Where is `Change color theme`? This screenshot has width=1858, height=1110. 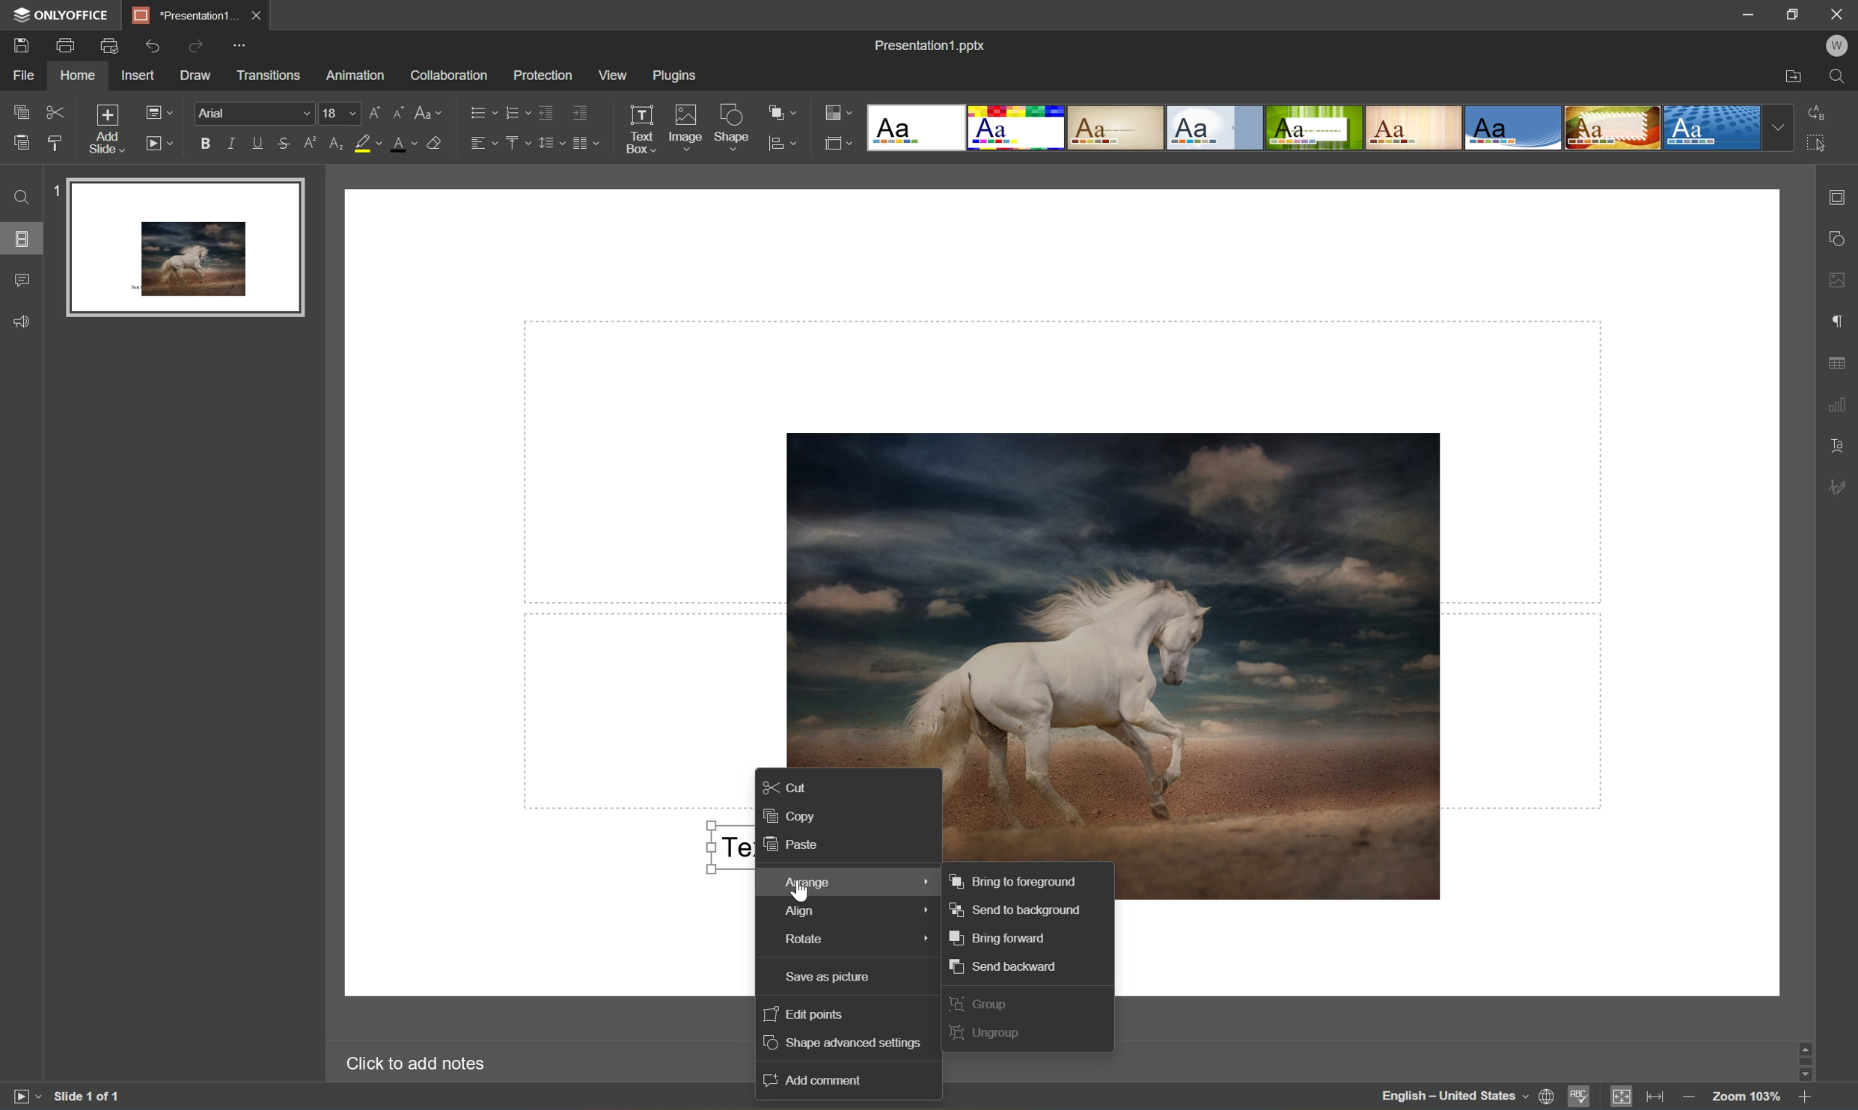
Change color theme is located at coordinates (839, 113).